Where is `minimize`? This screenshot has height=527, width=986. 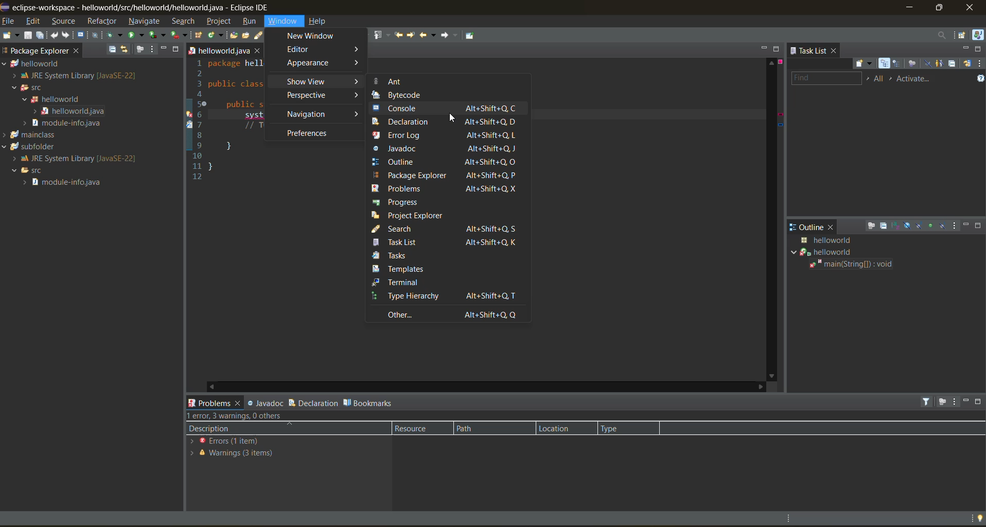 minimize is located at coordinates (966, 405).